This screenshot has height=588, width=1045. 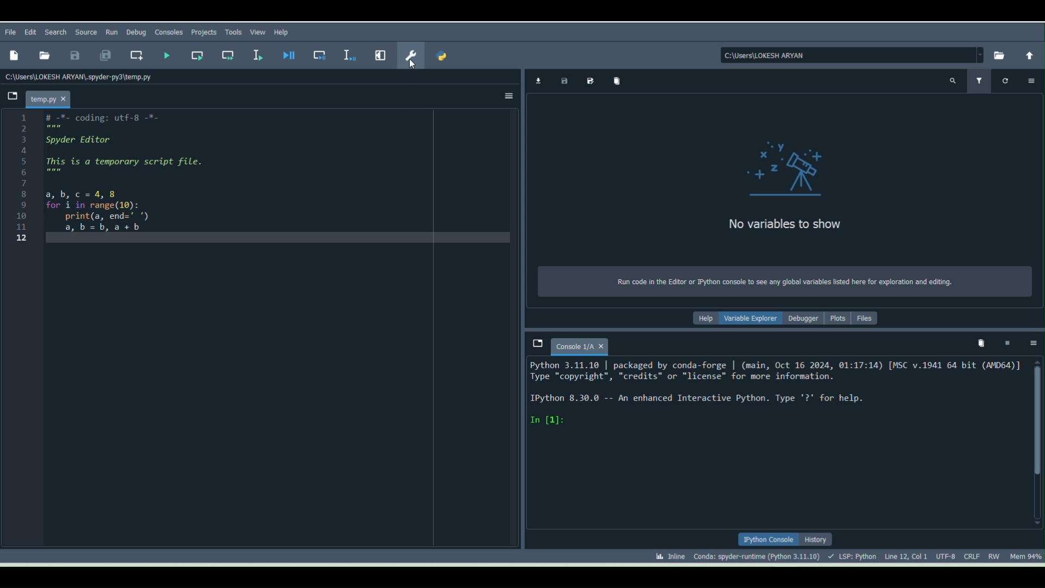 I want to click on Preferences, so click(x=410, y=51).